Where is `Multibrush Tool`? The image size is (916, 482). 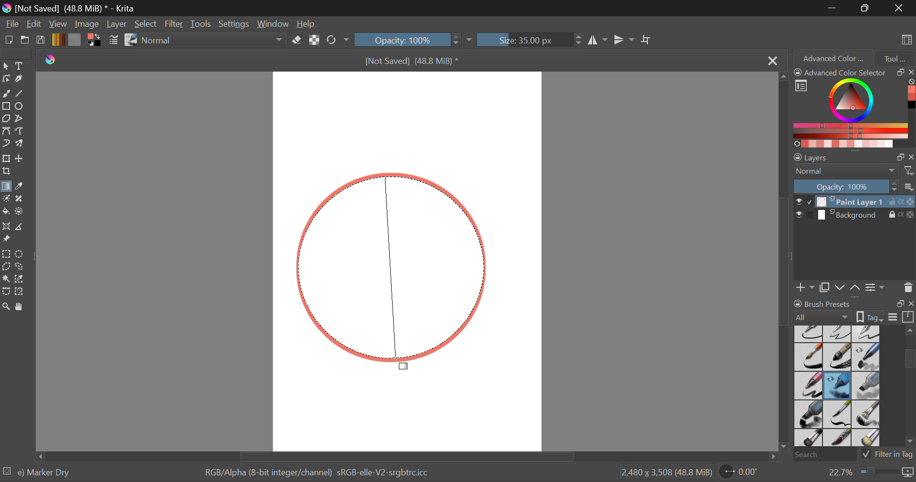 Multibrush Tool is located at coordinates (22, 144).